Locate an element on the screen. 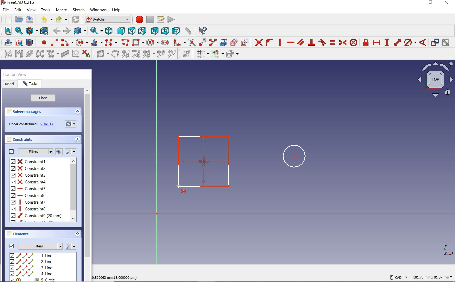 The height and width of the screenshot is (282, 455). trim edge is located at coordinates (191, 42).